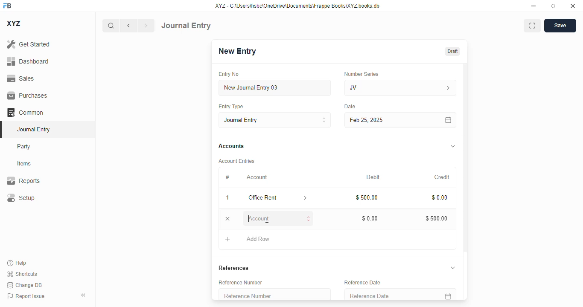 The width and height of the screenshot is (583, 307). Describe the element at coordinates (234, 268) in the screenshot. I see `references` at that location.